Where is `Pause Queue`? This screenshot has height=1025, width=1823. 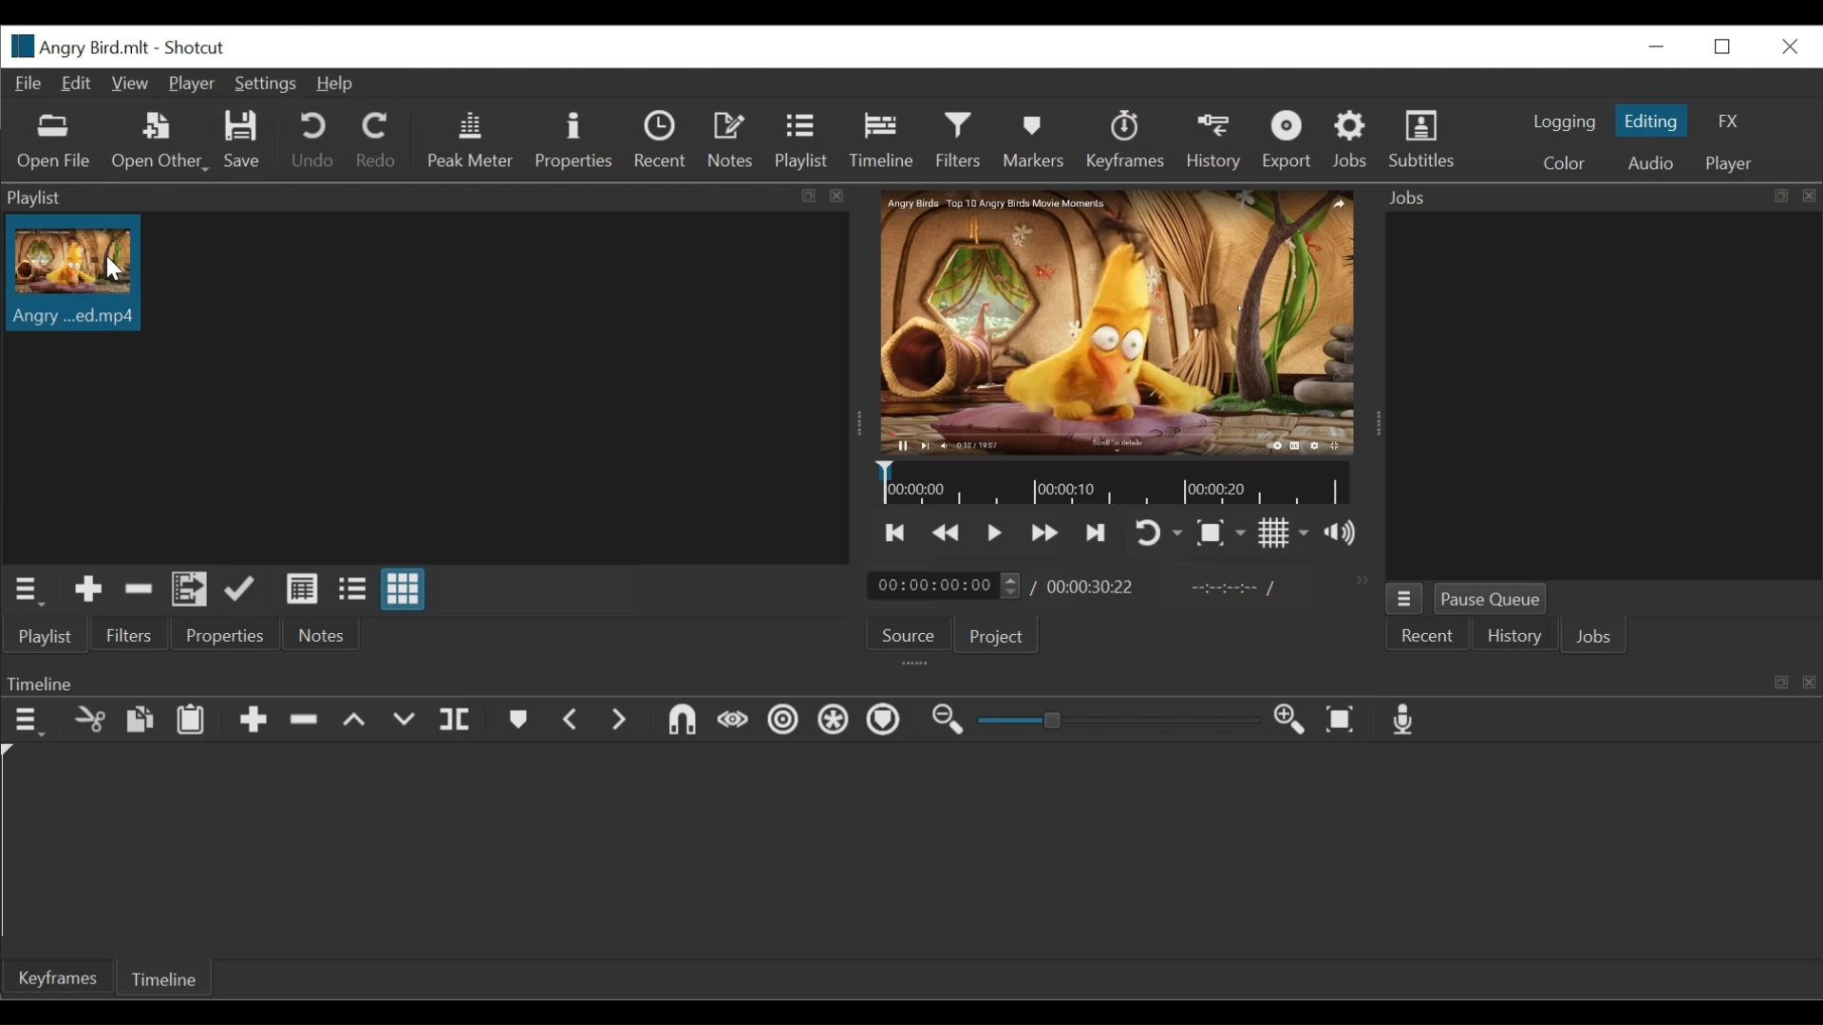 Pause Queue is located at coordinates (1494, 599).